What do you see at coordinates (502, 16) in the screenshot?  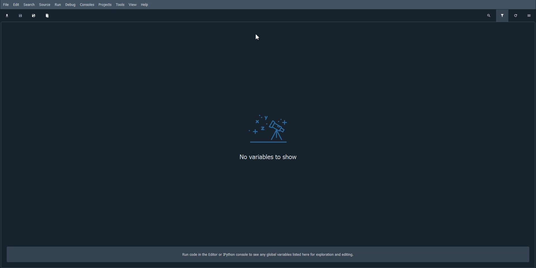 I see `Filters variables` at bounding box center [502, 16].